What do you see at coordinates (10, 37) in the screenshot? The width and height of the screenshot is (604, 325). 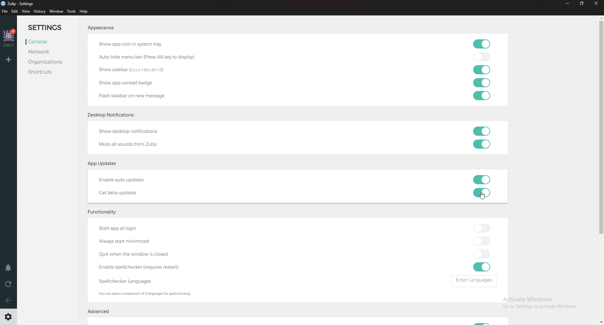 I see `home` at bounding box center [10, 37].